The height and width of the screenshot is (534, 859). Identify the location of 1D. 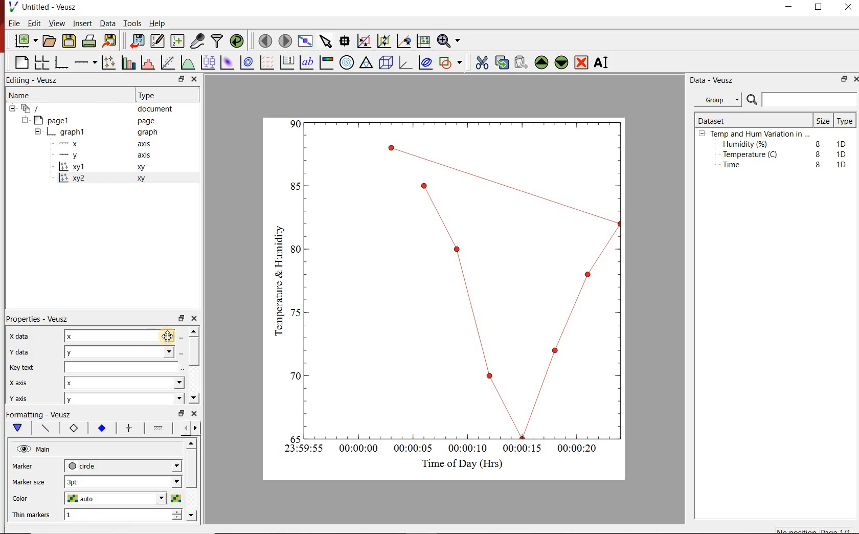
(841, 164).